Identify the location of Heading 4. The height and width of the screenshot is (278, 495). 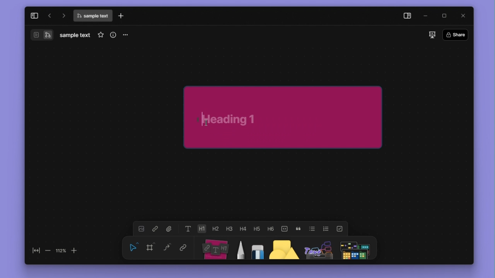
(243, 229).